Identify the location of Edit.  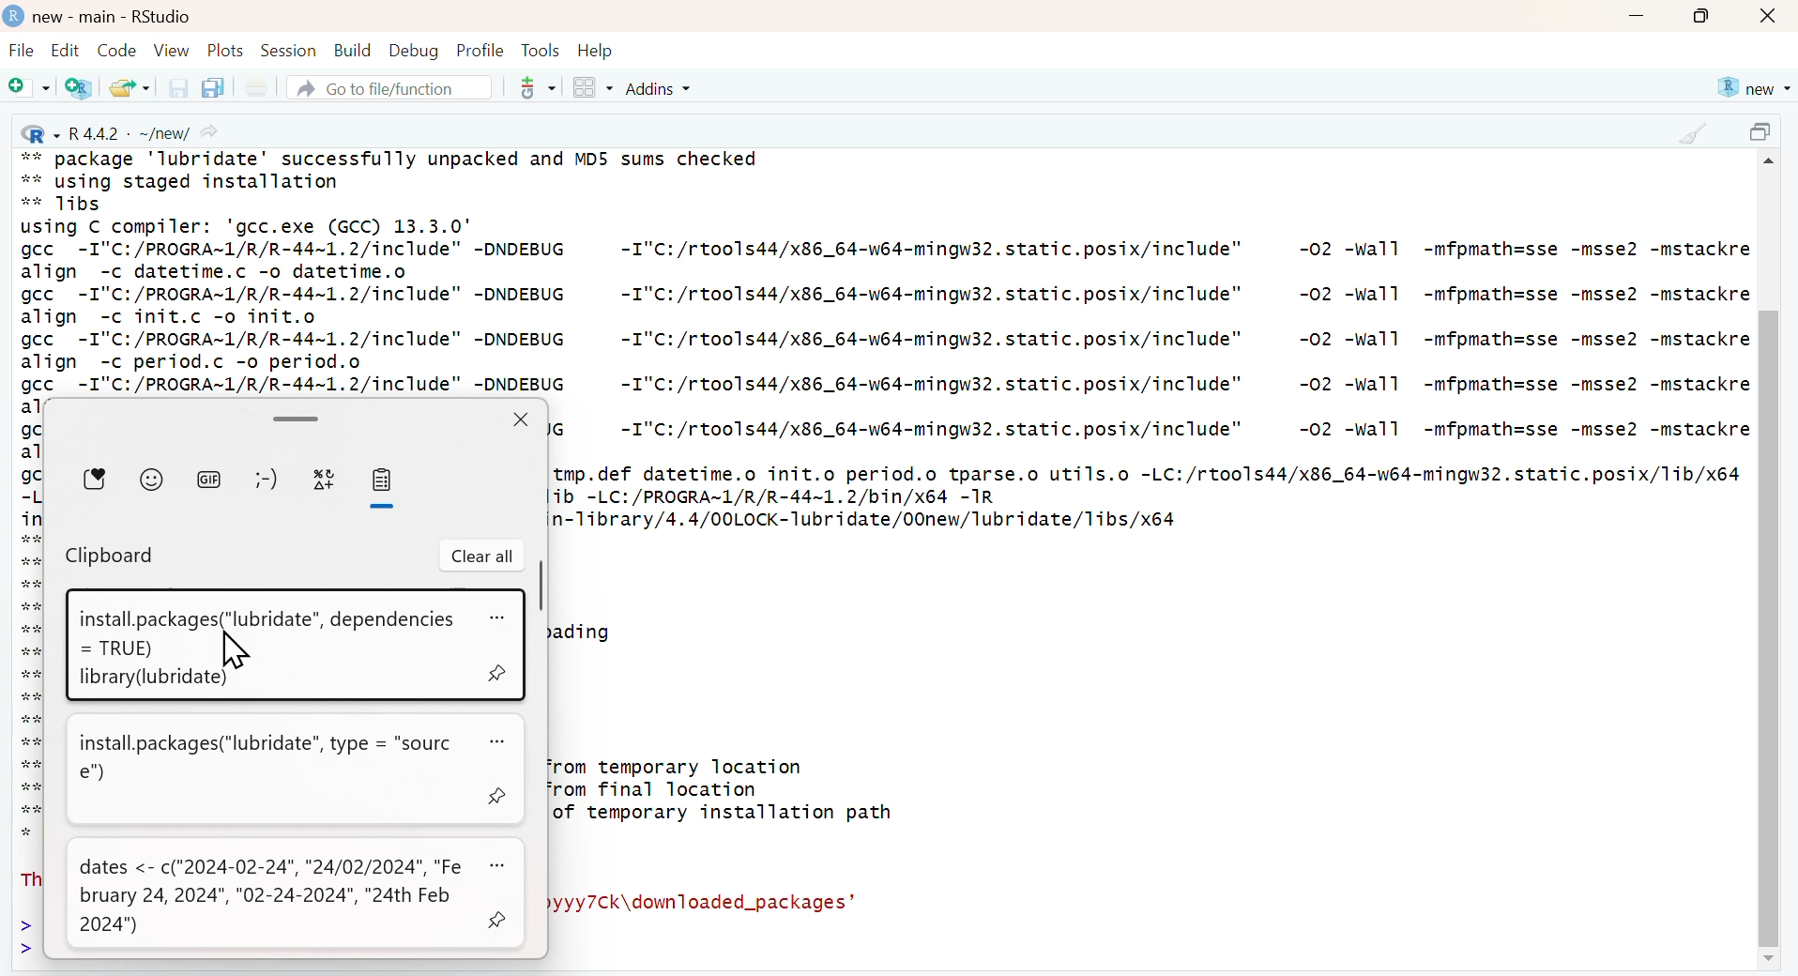
(65, 50).